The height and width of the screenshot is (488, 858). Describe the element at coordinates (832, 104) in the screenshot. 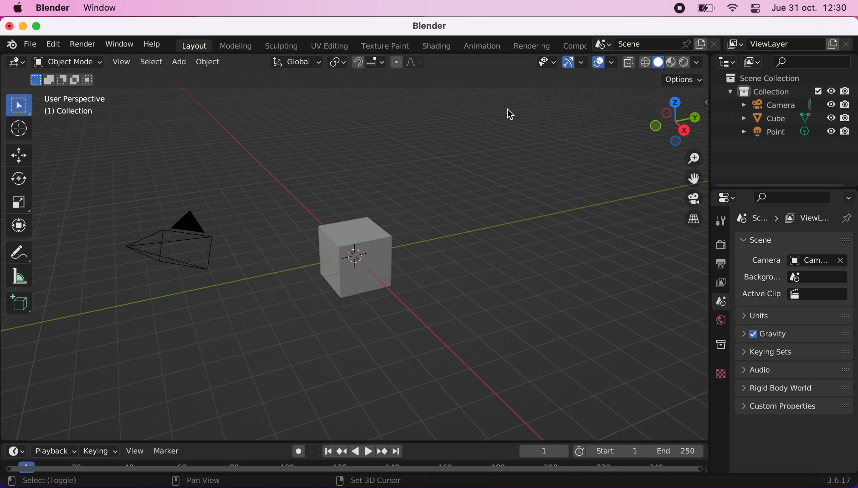

I see `hide in viewpoint` at that location.